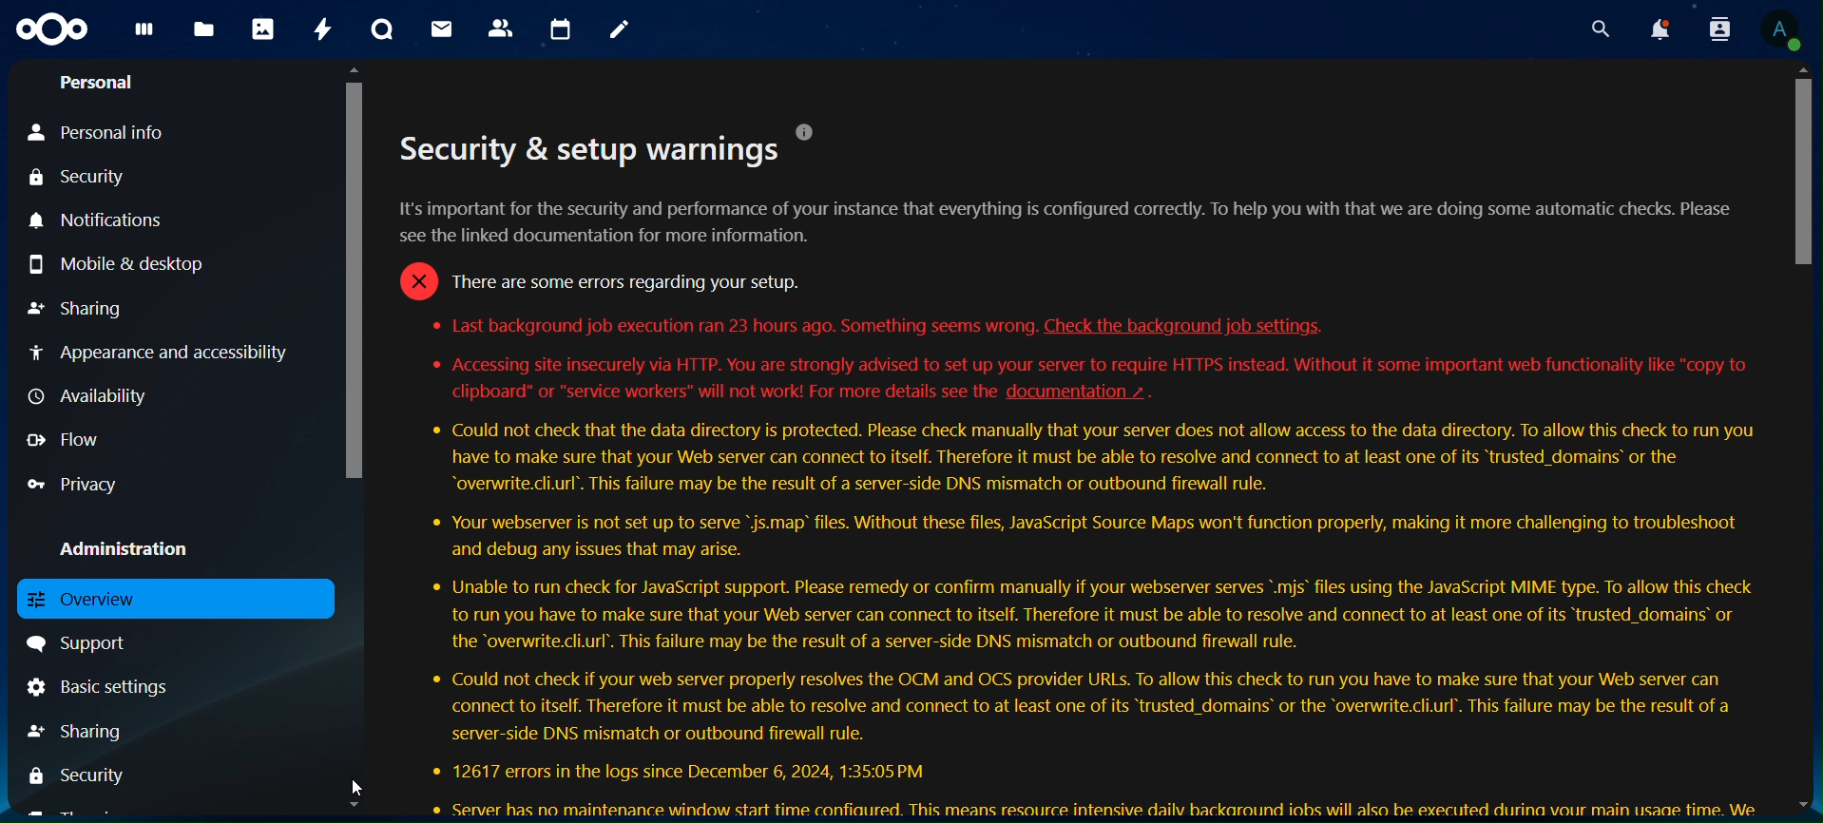 The height and width of the screenshot is (823, 1823). What do you see at coordinates (76, 310) in the screenshot?
I see `sharing` at bounding box center [76, 310].